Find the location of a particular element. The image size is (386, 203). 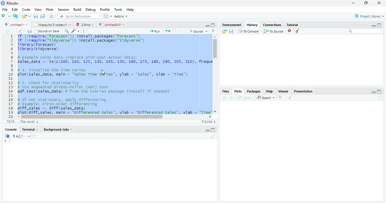

# Example sales data (replace with your actual data)
sales_data <- ts(c(100, 110, 125, 130, 145, 150, 160, 175, 180, 190, 205, 210), freque is located at coordinates (115, 60).